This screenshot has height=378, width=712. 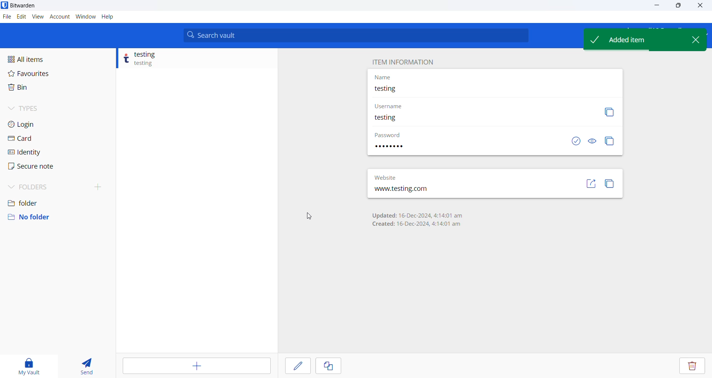 I want to click on name heading, so click(x=388, y=76).